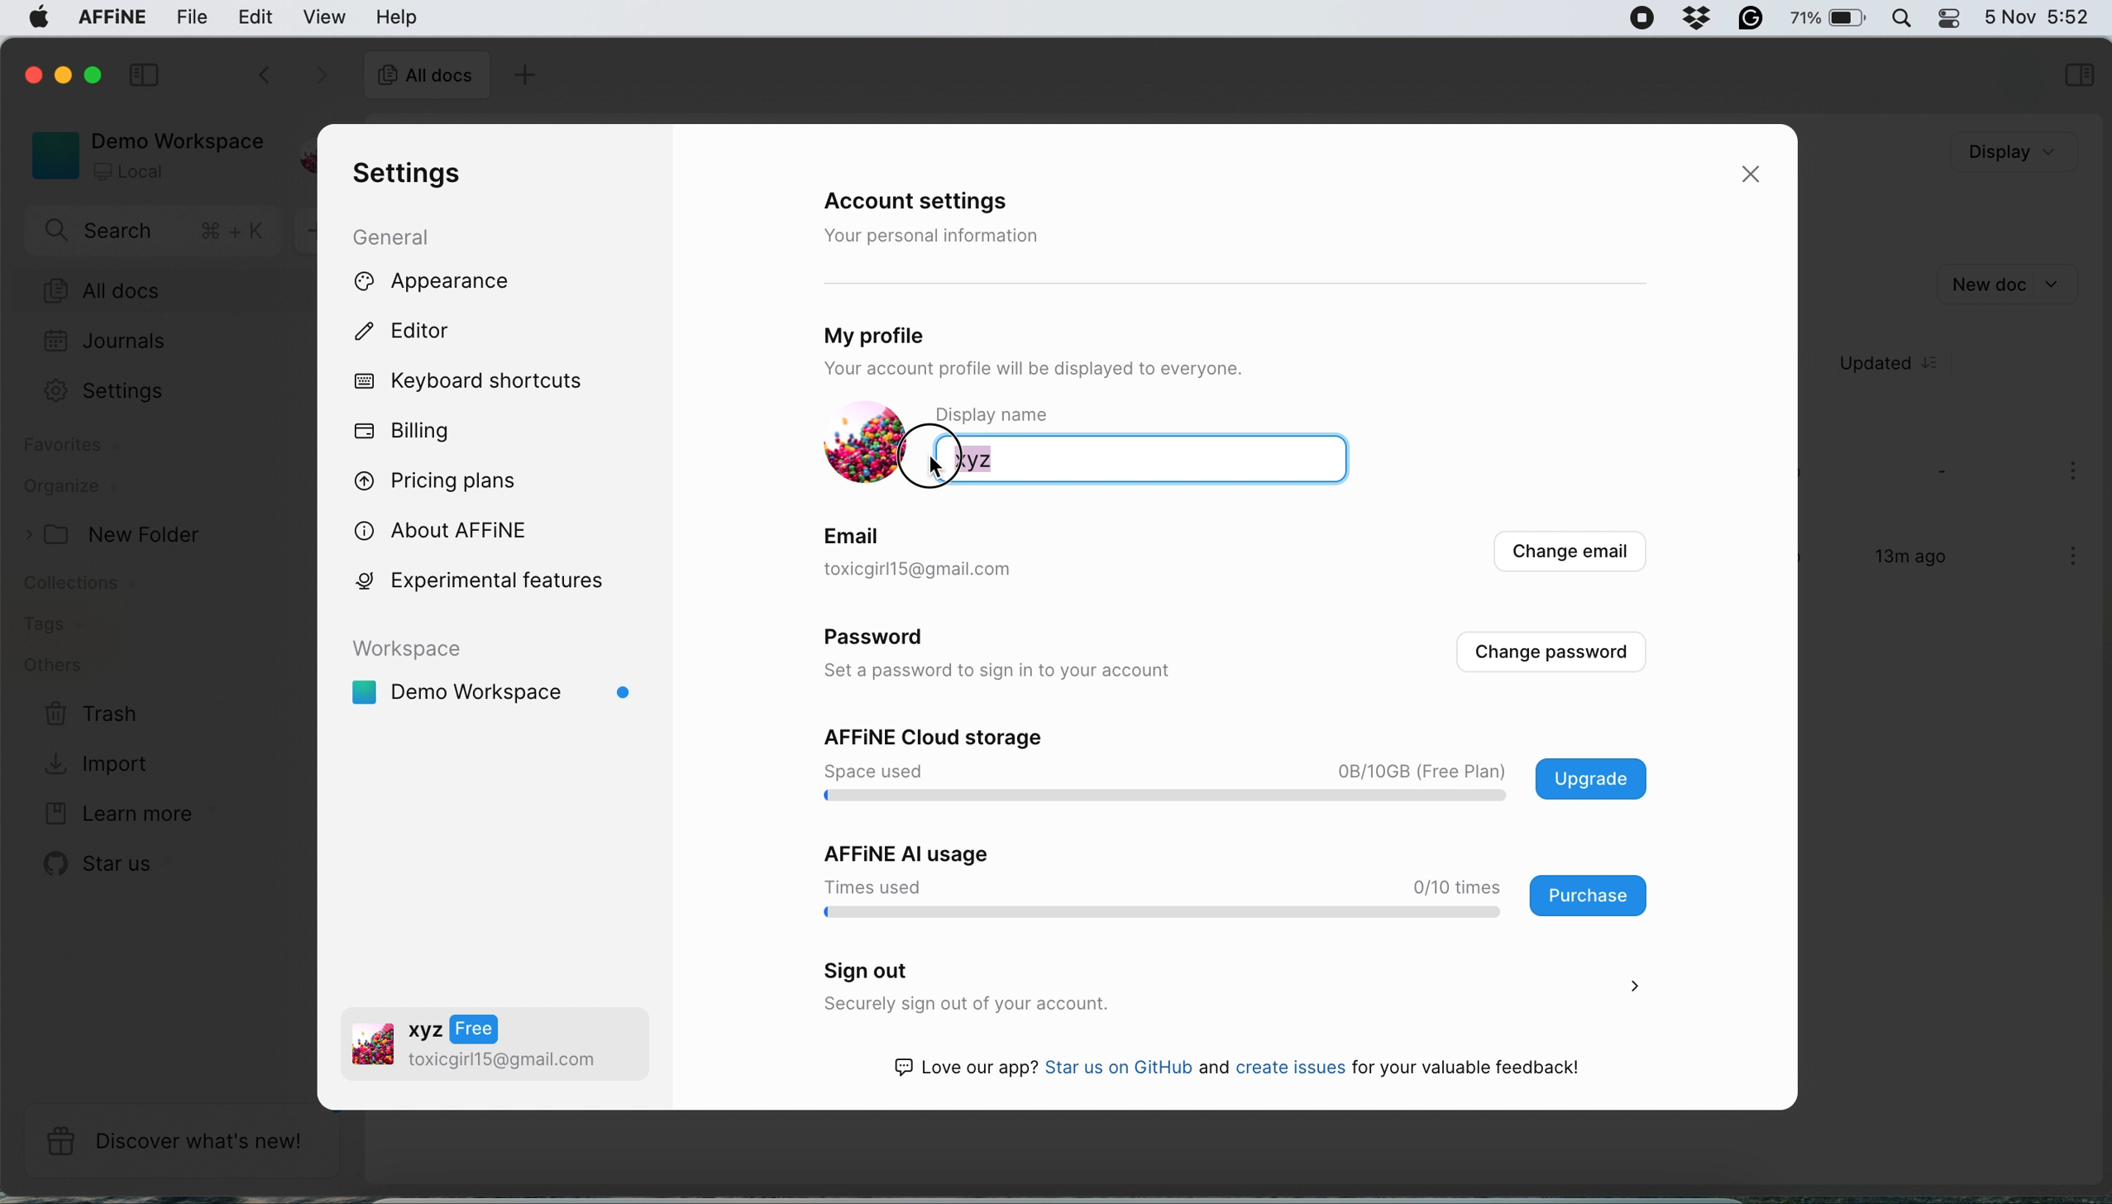 The height and width of the screenshot is (1204, 2112). What do you see at coordinates (194, 17) in the screenshot?
I see `file` at bounding box center [194, 17].